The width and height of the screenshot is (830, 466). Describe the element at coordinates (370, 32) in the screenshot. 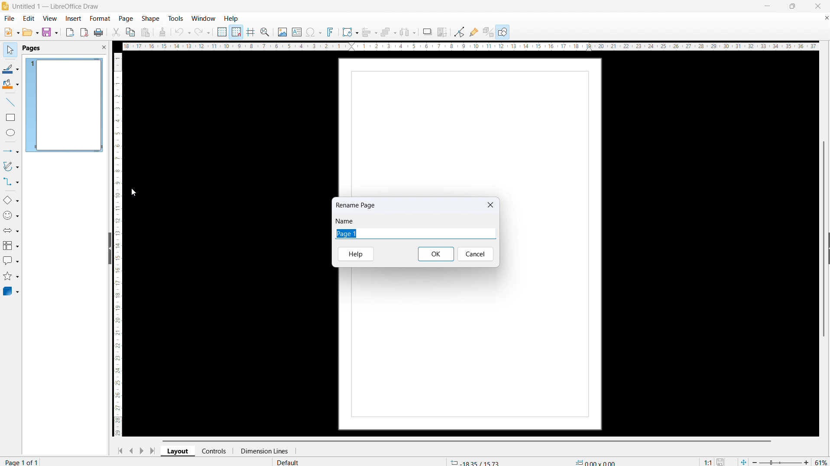

I see `align` at that location.